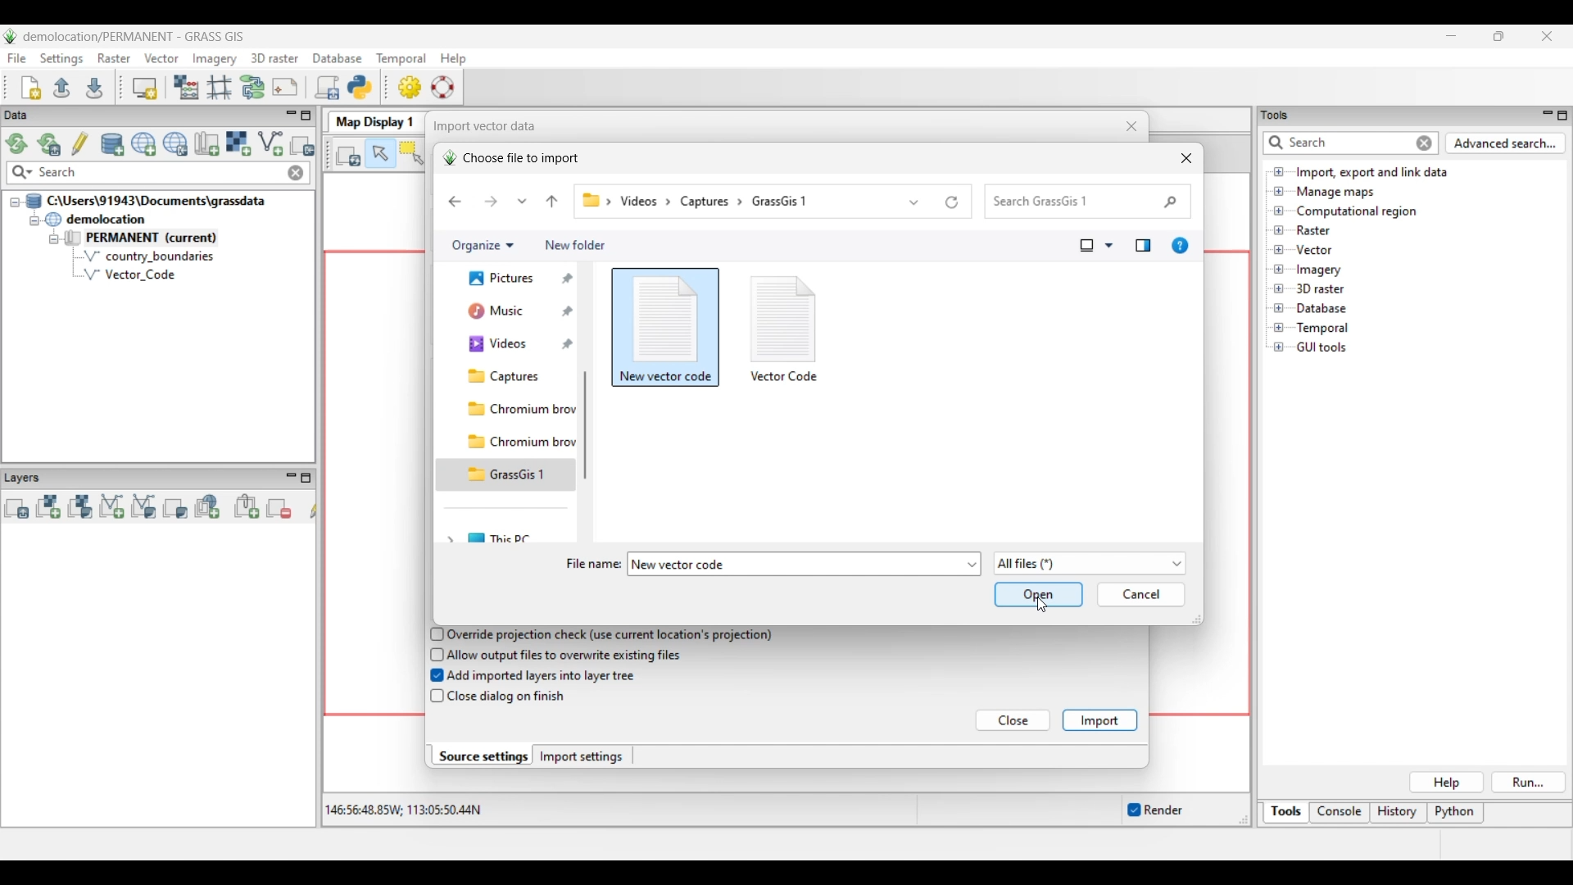 The image size is (1573, 885). What do you see at coordinates (49, 144) in the screenshot?
I see `Reload current GRASS mapset only` at bounding box center [49, 144].